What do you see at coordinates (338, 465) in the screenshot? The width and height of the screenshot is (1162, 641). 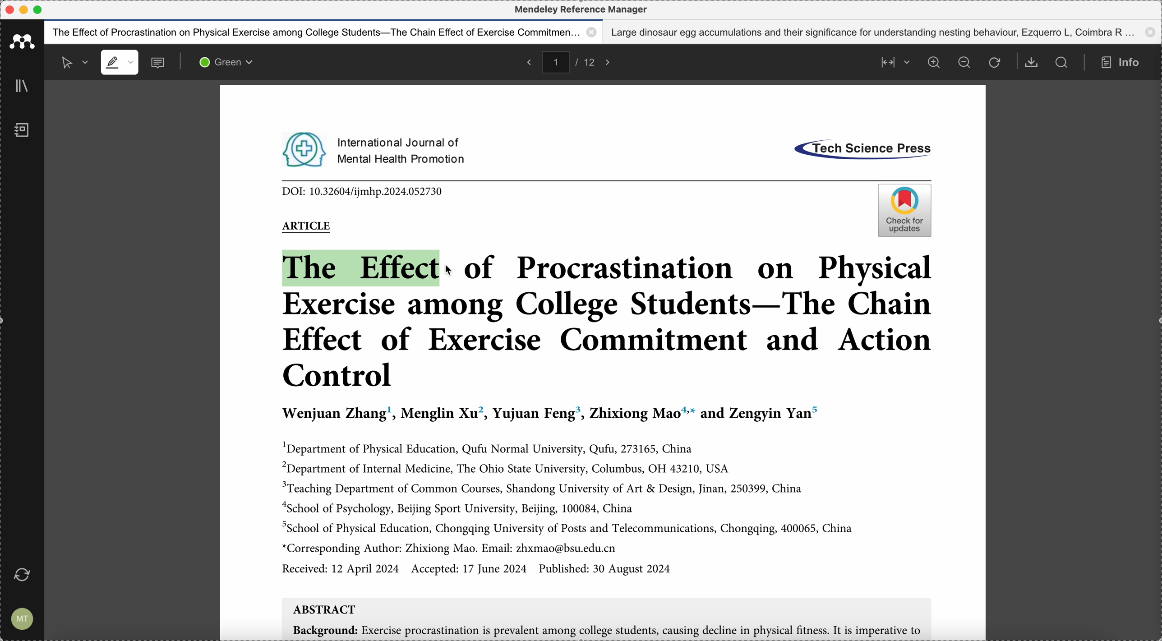 I see `pdf opened` at bounding box center [338, 465].